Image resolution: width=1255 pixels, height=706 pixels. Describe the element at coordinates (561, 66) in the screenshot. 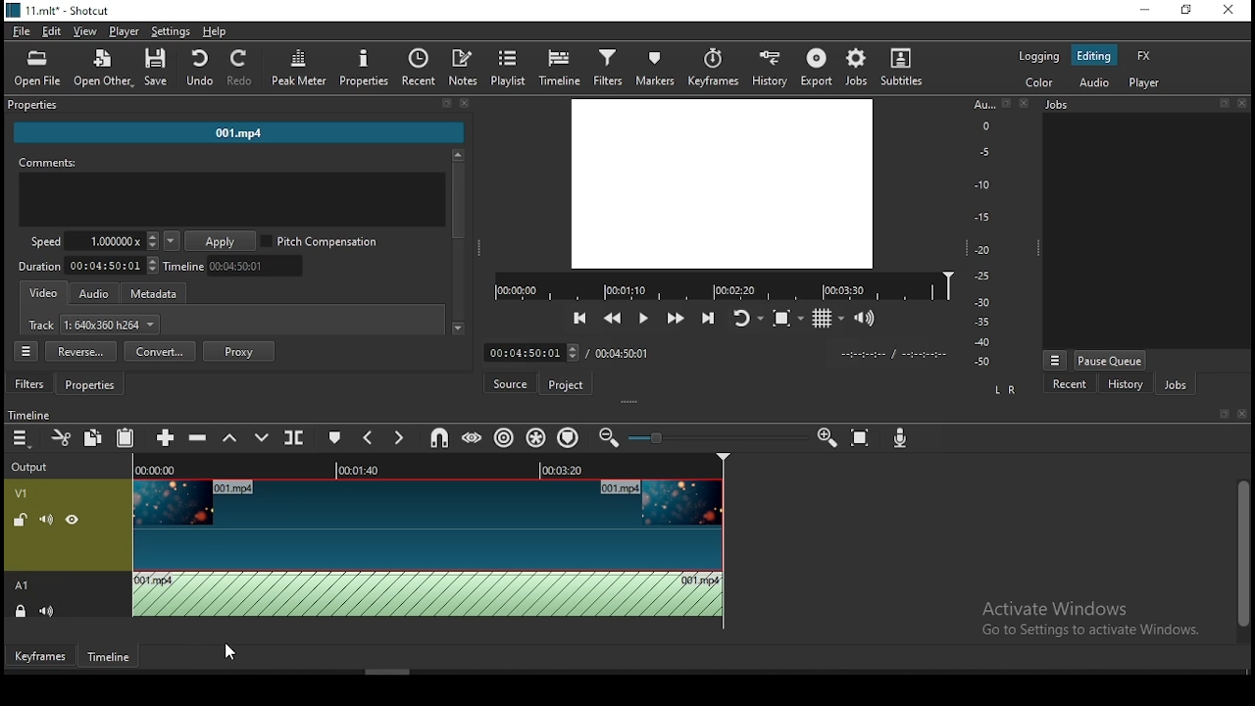

I see `timeline` at that location.